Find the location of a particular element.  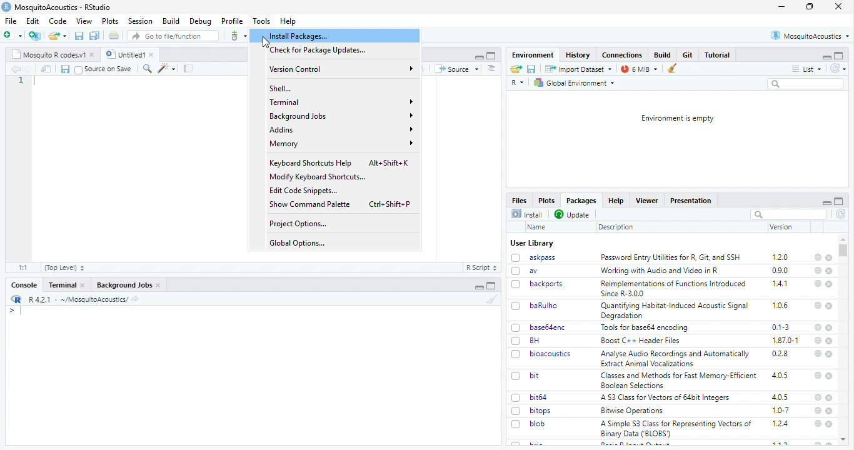

clean is located at coordinates (672, 69).